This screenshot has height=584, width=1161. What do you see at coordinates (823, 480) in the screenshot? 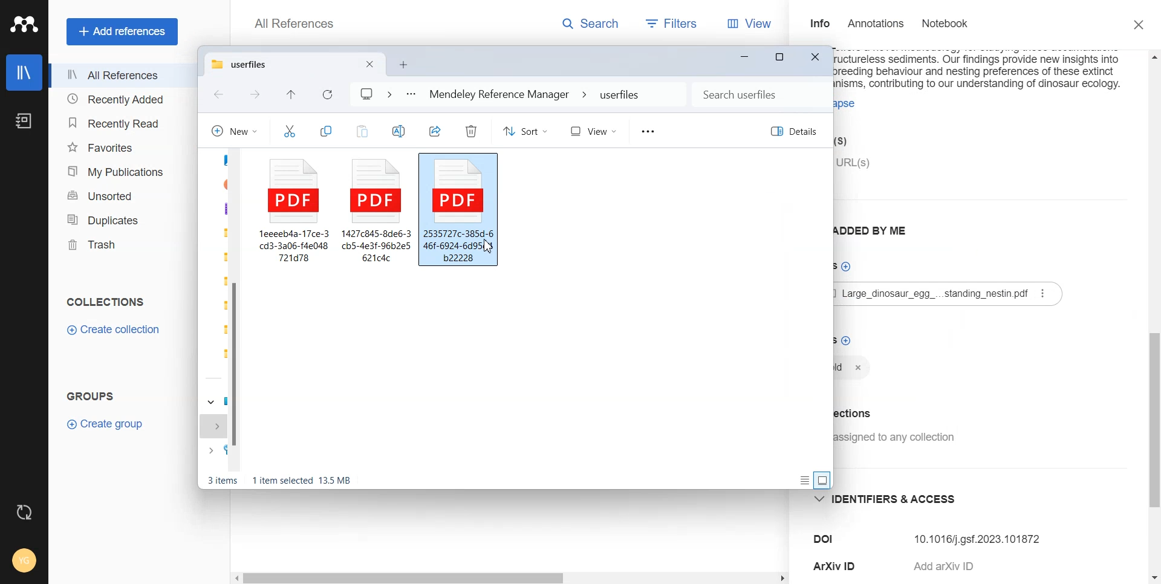
I see `Display information by large thumbnail` at bounding box center [823, 480].